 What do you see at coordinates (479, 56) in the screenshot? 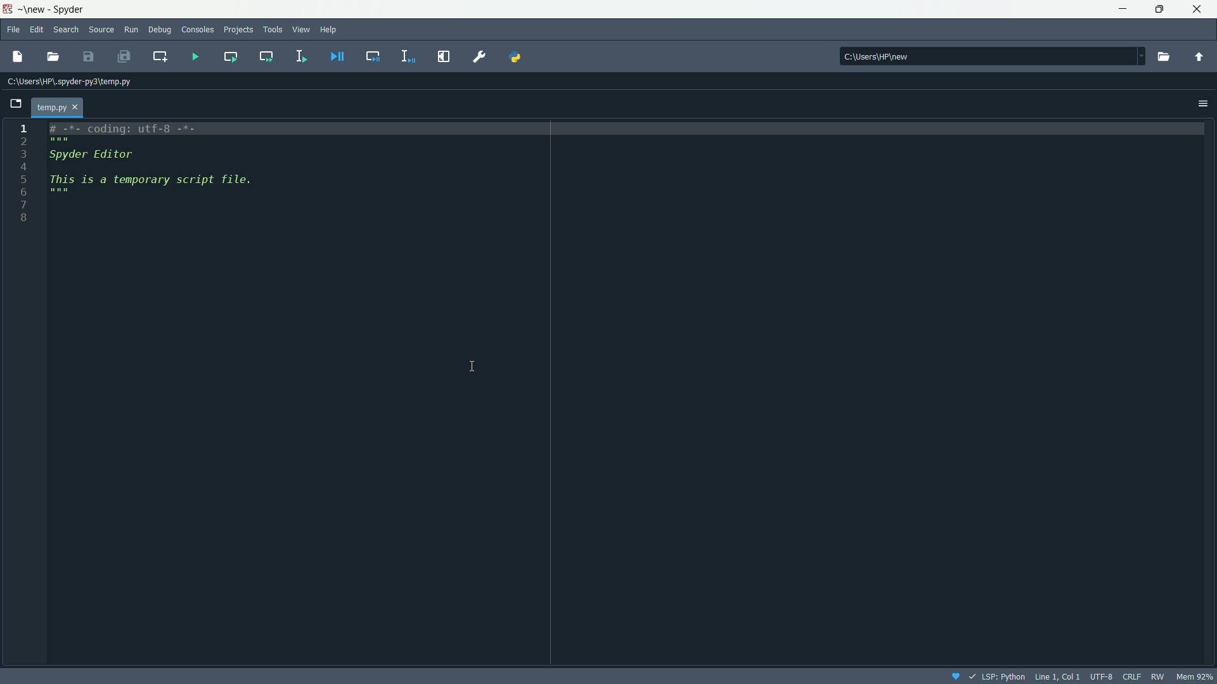
I see `Preferences` at bounding box center [479, 56].